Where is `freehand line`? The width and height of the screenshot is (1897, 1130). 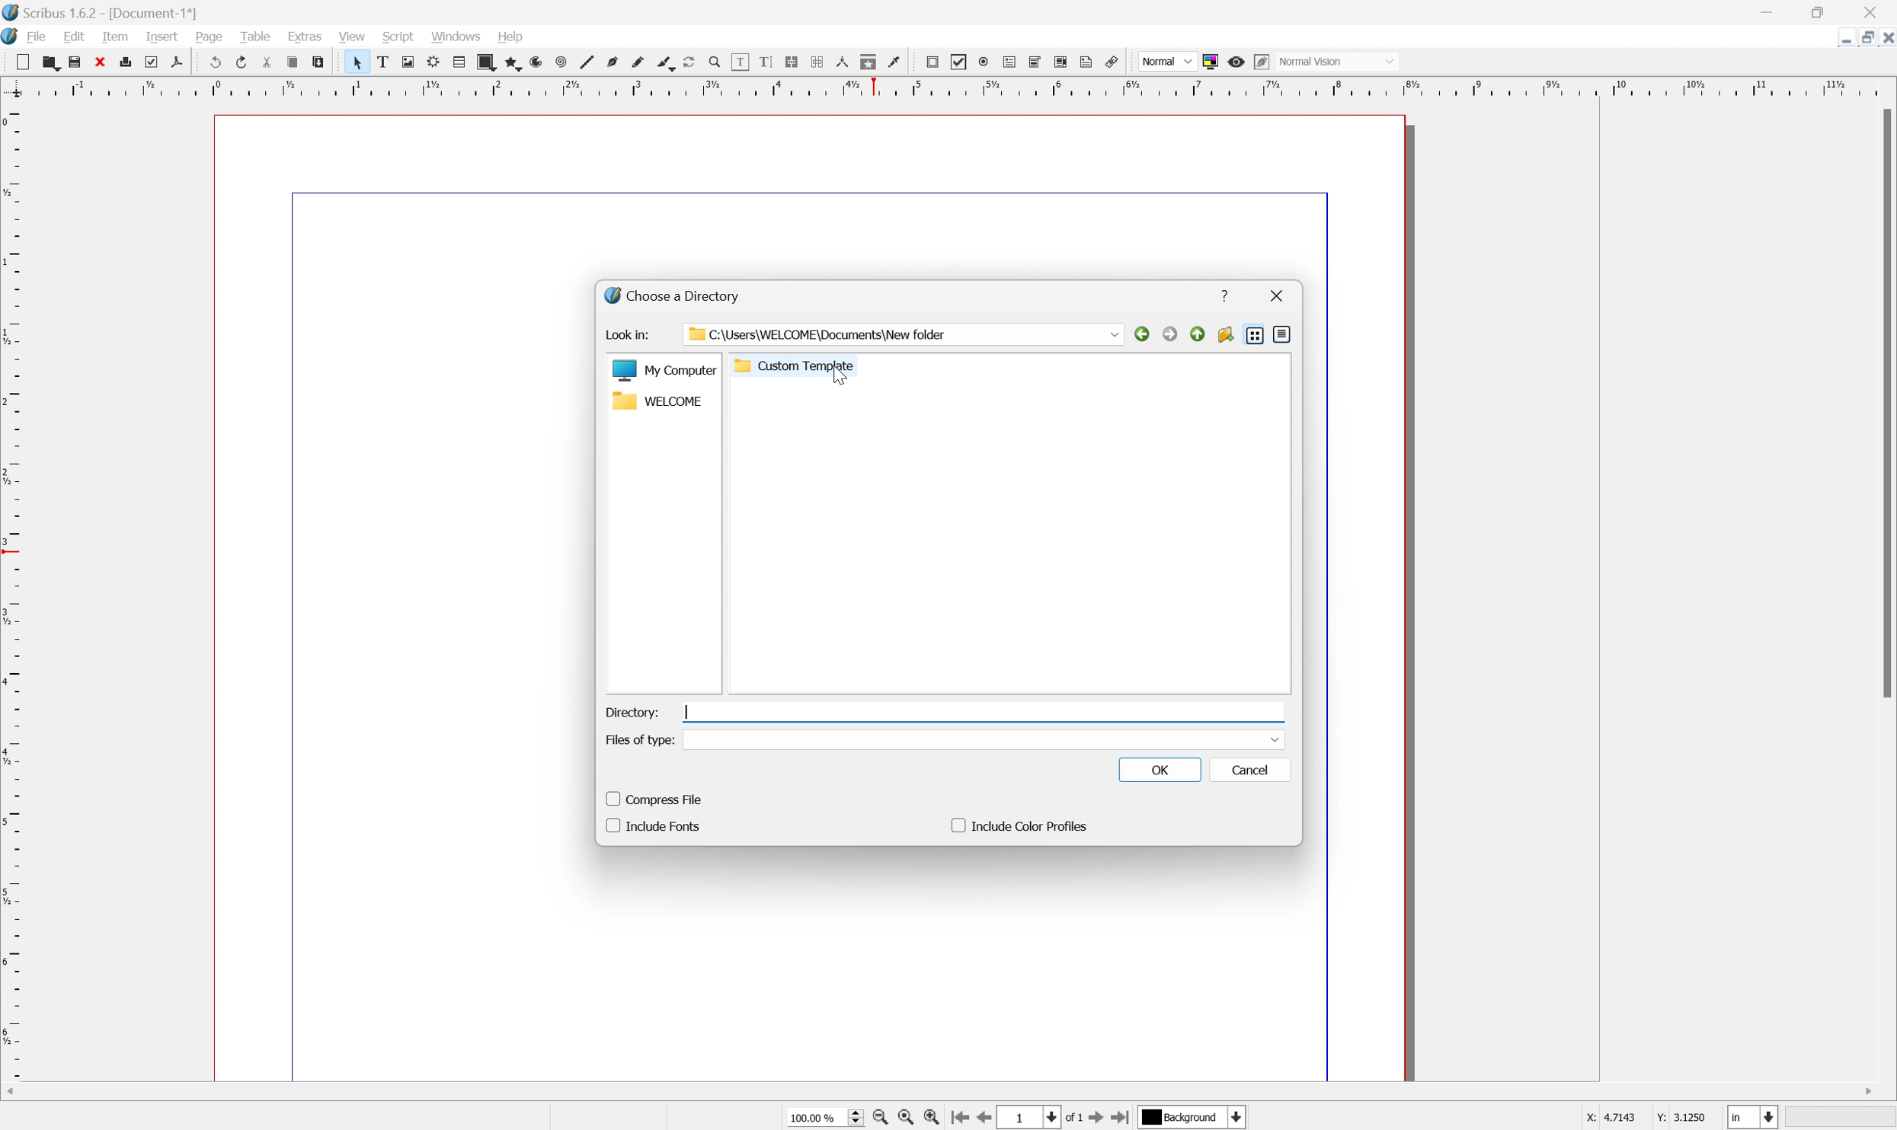 freehand line is located at coordinates (642, 60).